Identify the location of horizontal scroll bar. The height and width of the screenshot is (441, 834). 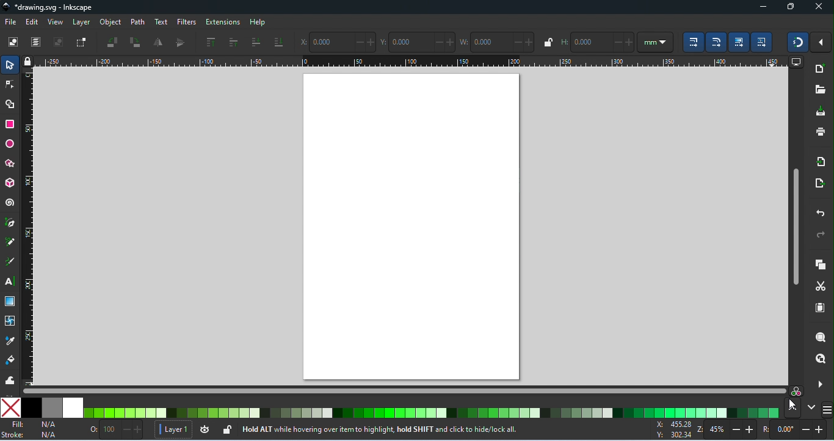
(401, 392).